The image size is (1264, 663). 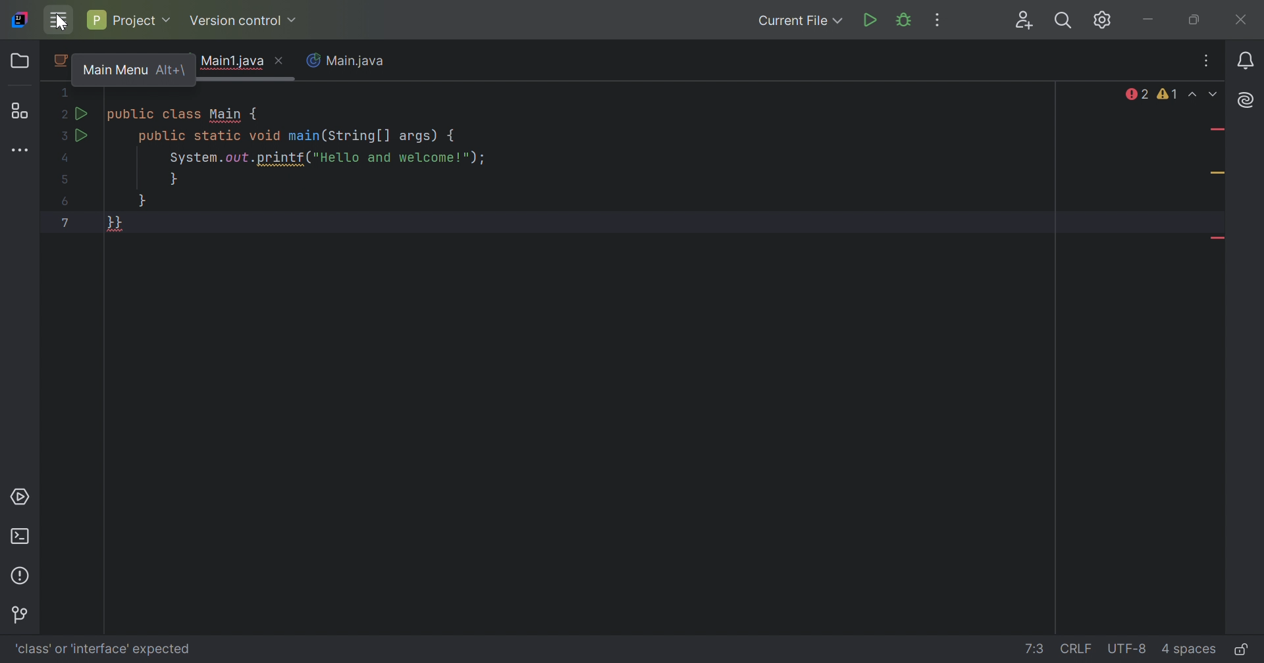 What do you see at coordinates (22, 536) in the screenshot?
I see `Terminal` at bounding box center [22, 536].